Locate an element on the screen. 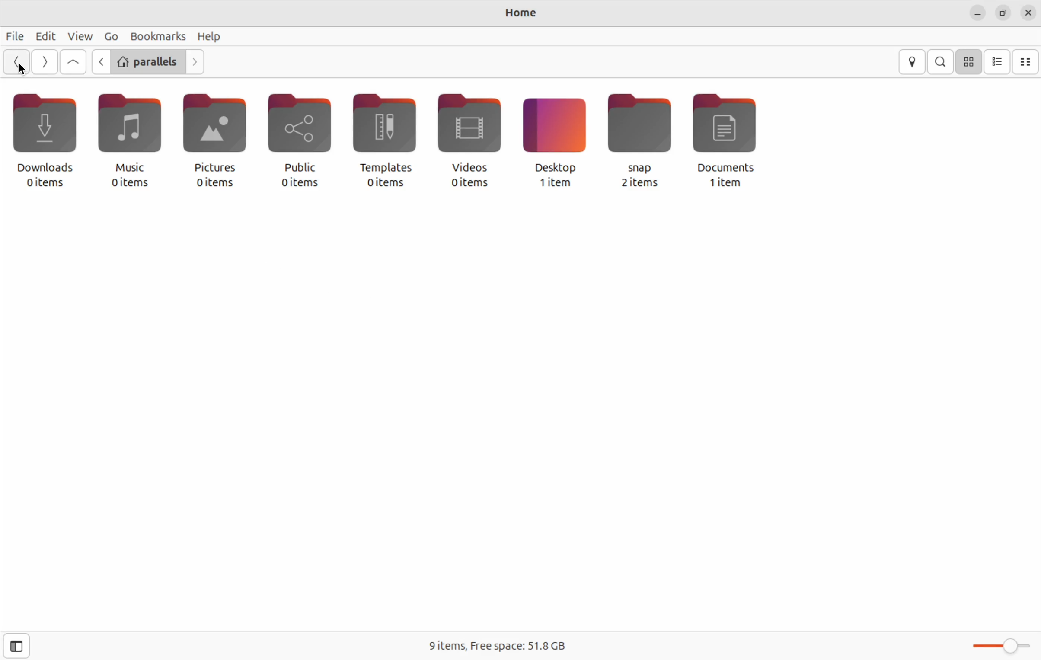 This screenshot has height=660, width=1041. 9 items free space 51.8 Gb is located at coordinates (494, 641).